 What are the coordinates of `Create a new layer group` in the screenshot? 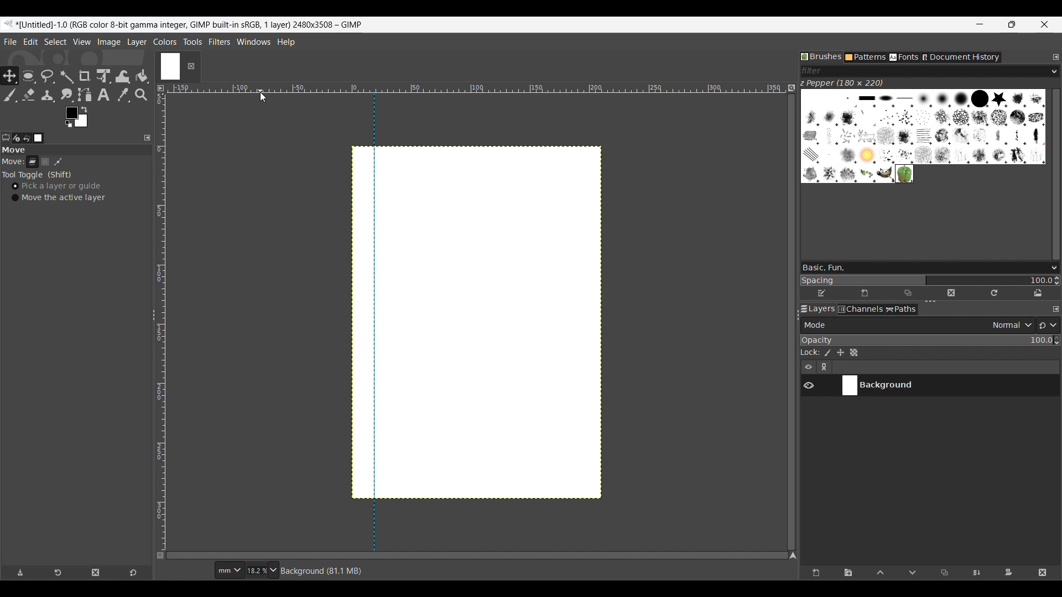 It's located at (849, 573).